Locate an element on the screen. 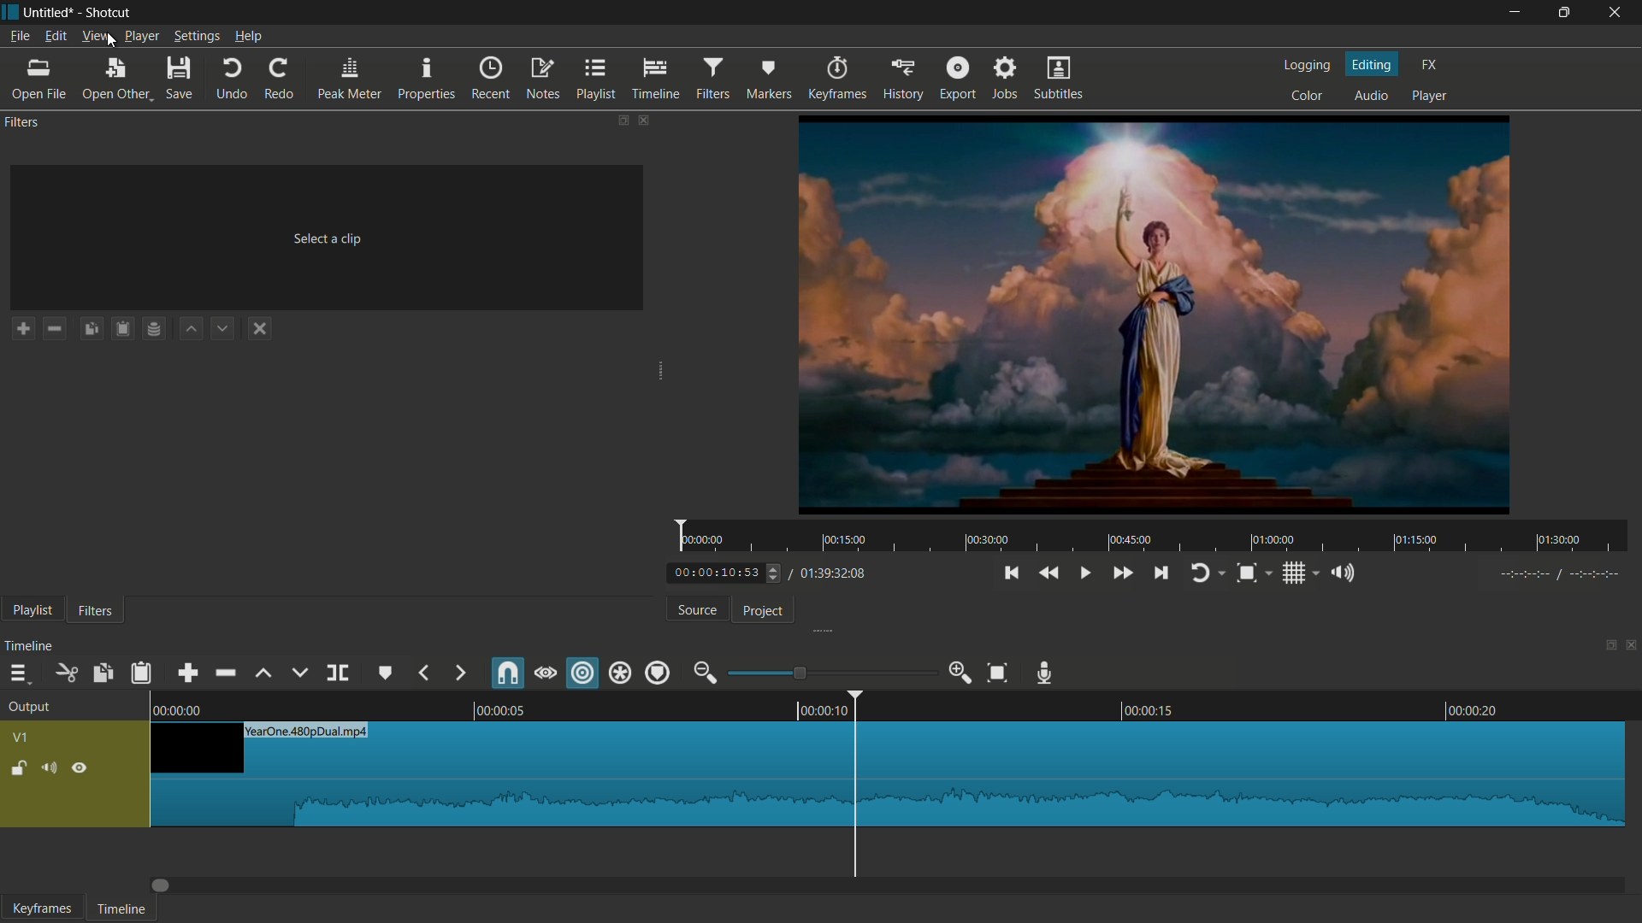  select a clip is located at coordinates (328, 238).